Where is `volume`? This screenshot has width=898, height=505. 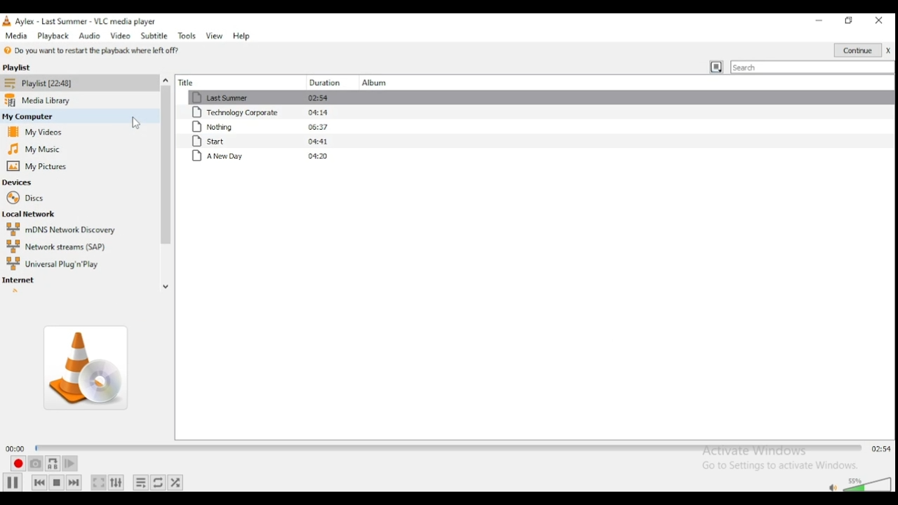 volume is located at coordinates (869, 485).